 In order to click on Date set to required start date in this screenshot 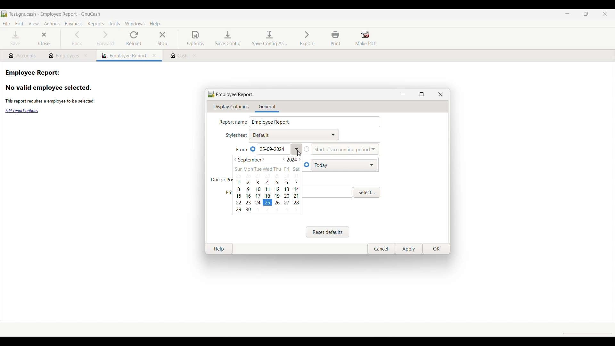, I will do `click(272, 149)`.